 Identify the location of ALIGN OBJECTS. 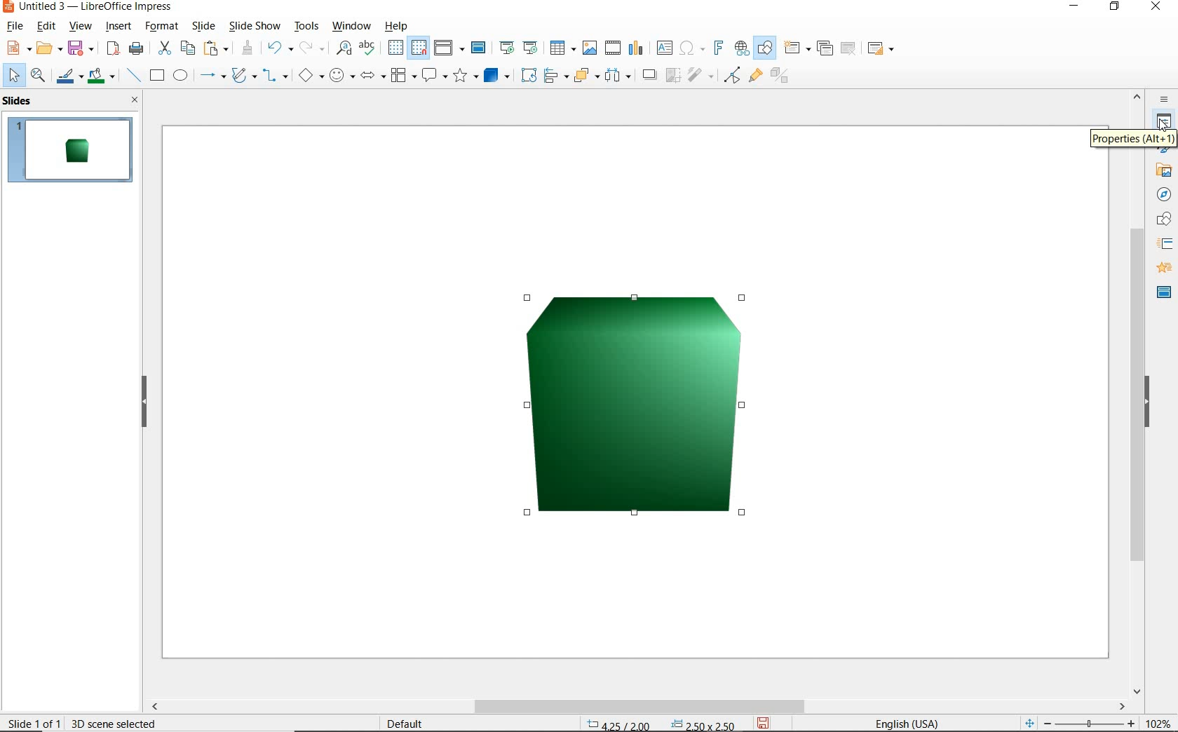
(555, 77).